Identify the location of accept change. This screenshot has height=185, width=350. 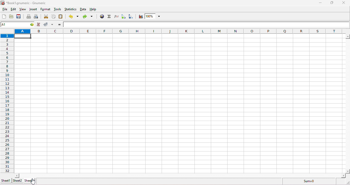
(49, 24).